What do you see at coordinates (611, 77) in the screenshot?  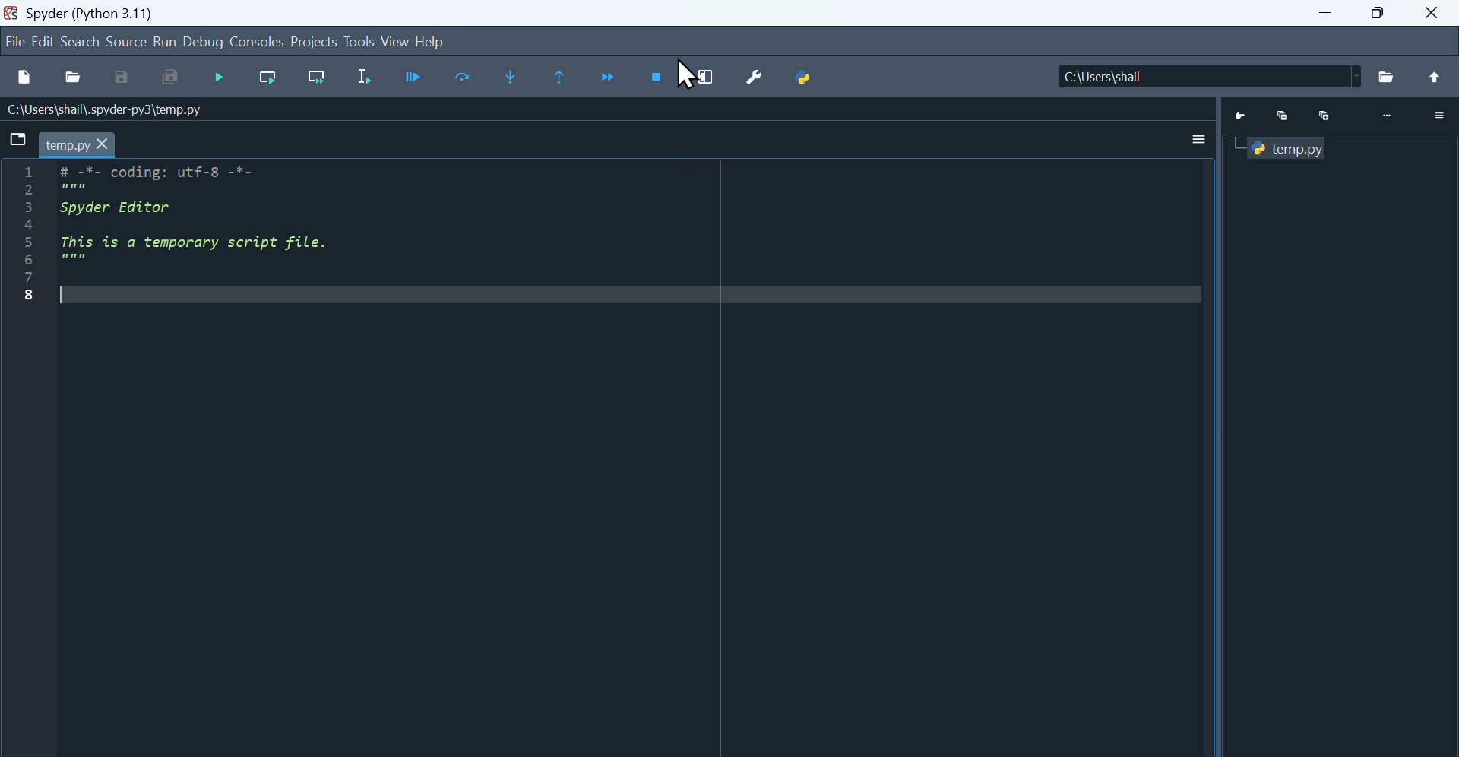 I see `Continue execution until next function` at bounding box center [611, 77].